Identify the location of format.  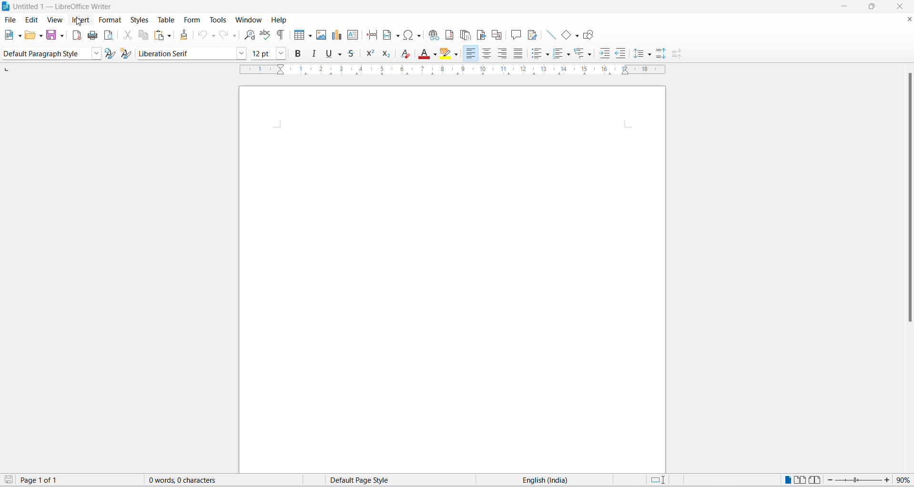
(111, 20).